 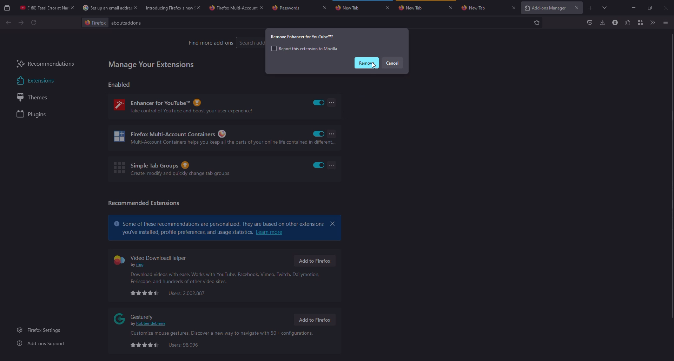 What do you see at coordinates (95, 23) in the screenshot?
I see `Current search engine` at bounding box center [95, 23].